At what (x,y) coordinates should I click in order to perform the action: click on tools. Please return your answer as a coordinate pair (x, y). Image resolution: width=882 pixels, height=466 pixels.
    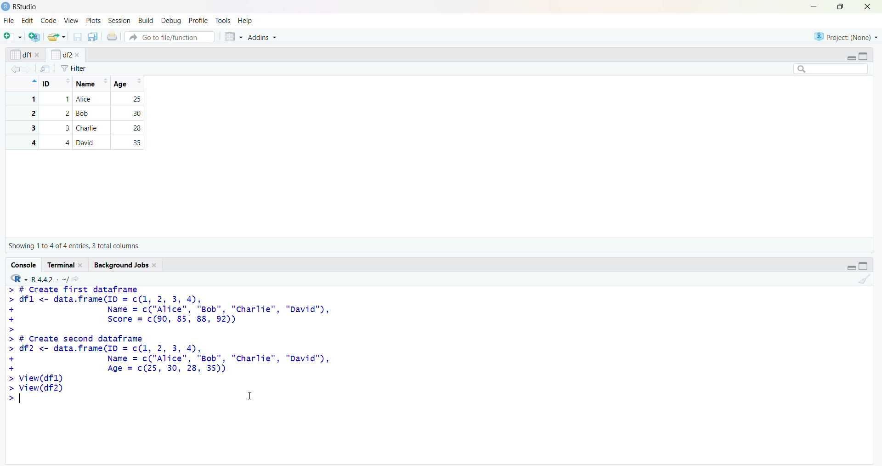
    Looking at the image, I should click on (223, 21).